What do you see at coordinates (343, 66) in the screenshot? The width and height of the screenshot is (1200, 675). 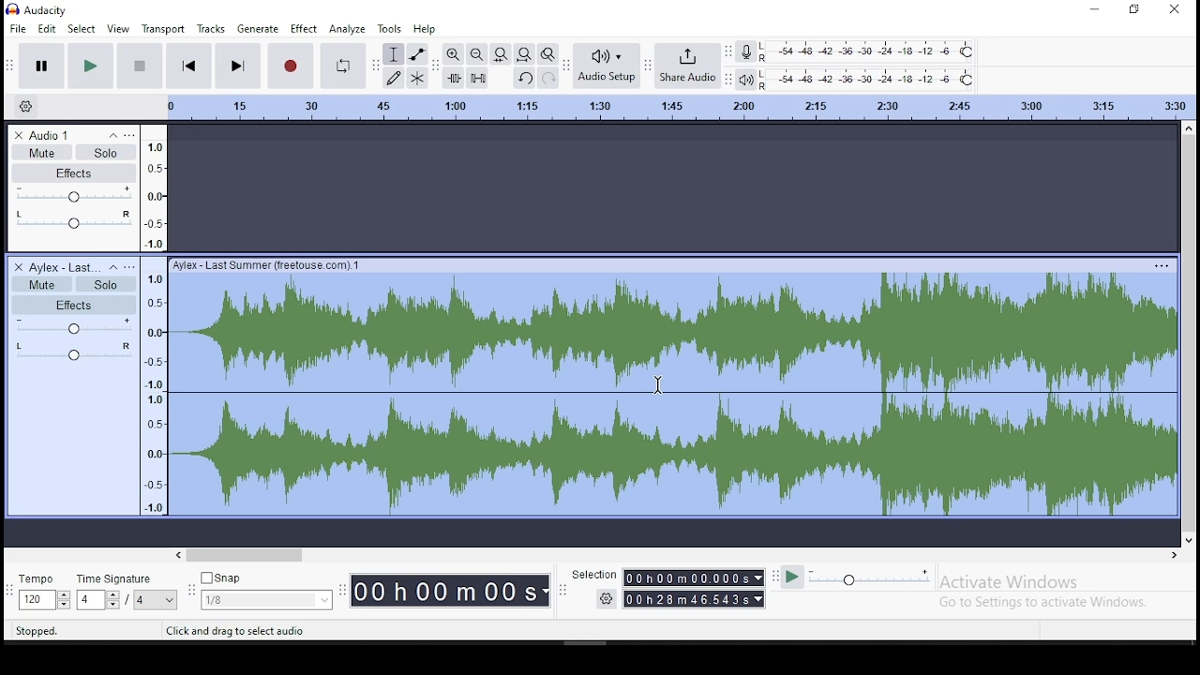 I see `enable looping` at bounding box center [343, 66].